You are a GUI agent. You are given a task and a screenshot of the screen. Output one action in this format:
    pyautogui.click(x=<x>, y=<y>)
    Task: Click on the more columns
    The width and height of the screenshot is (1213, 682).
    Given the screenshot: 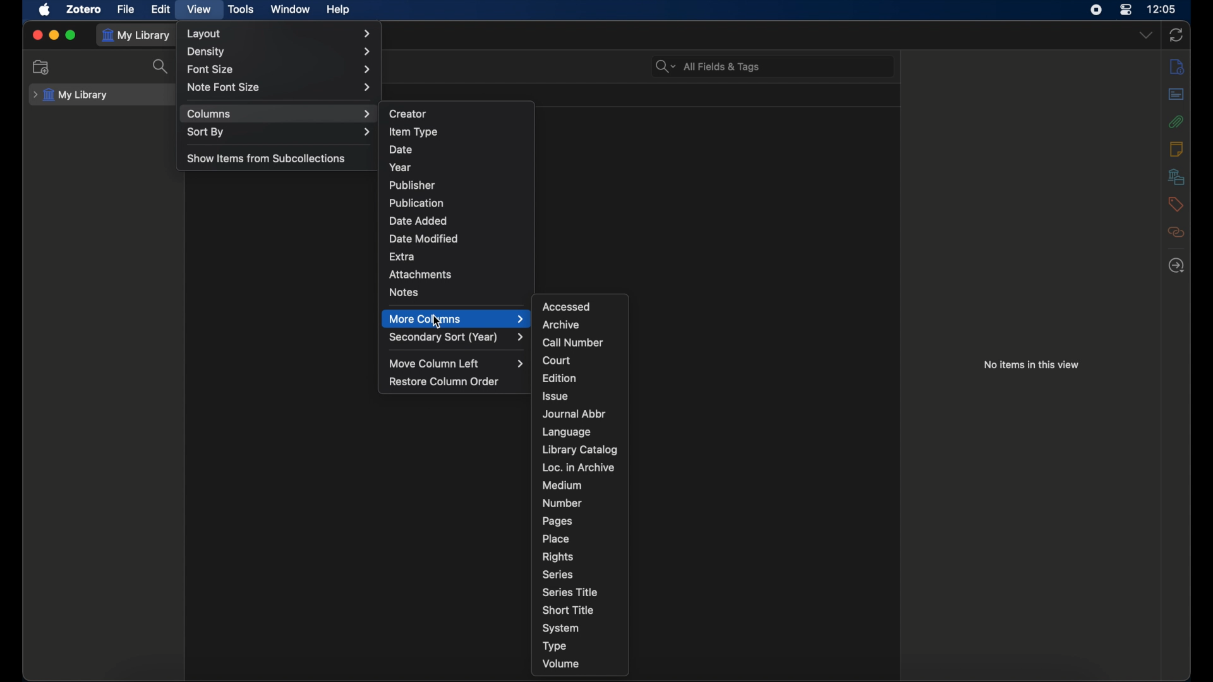 What is the action you would take?
    pyautogui.click(x=456, y=319)
    